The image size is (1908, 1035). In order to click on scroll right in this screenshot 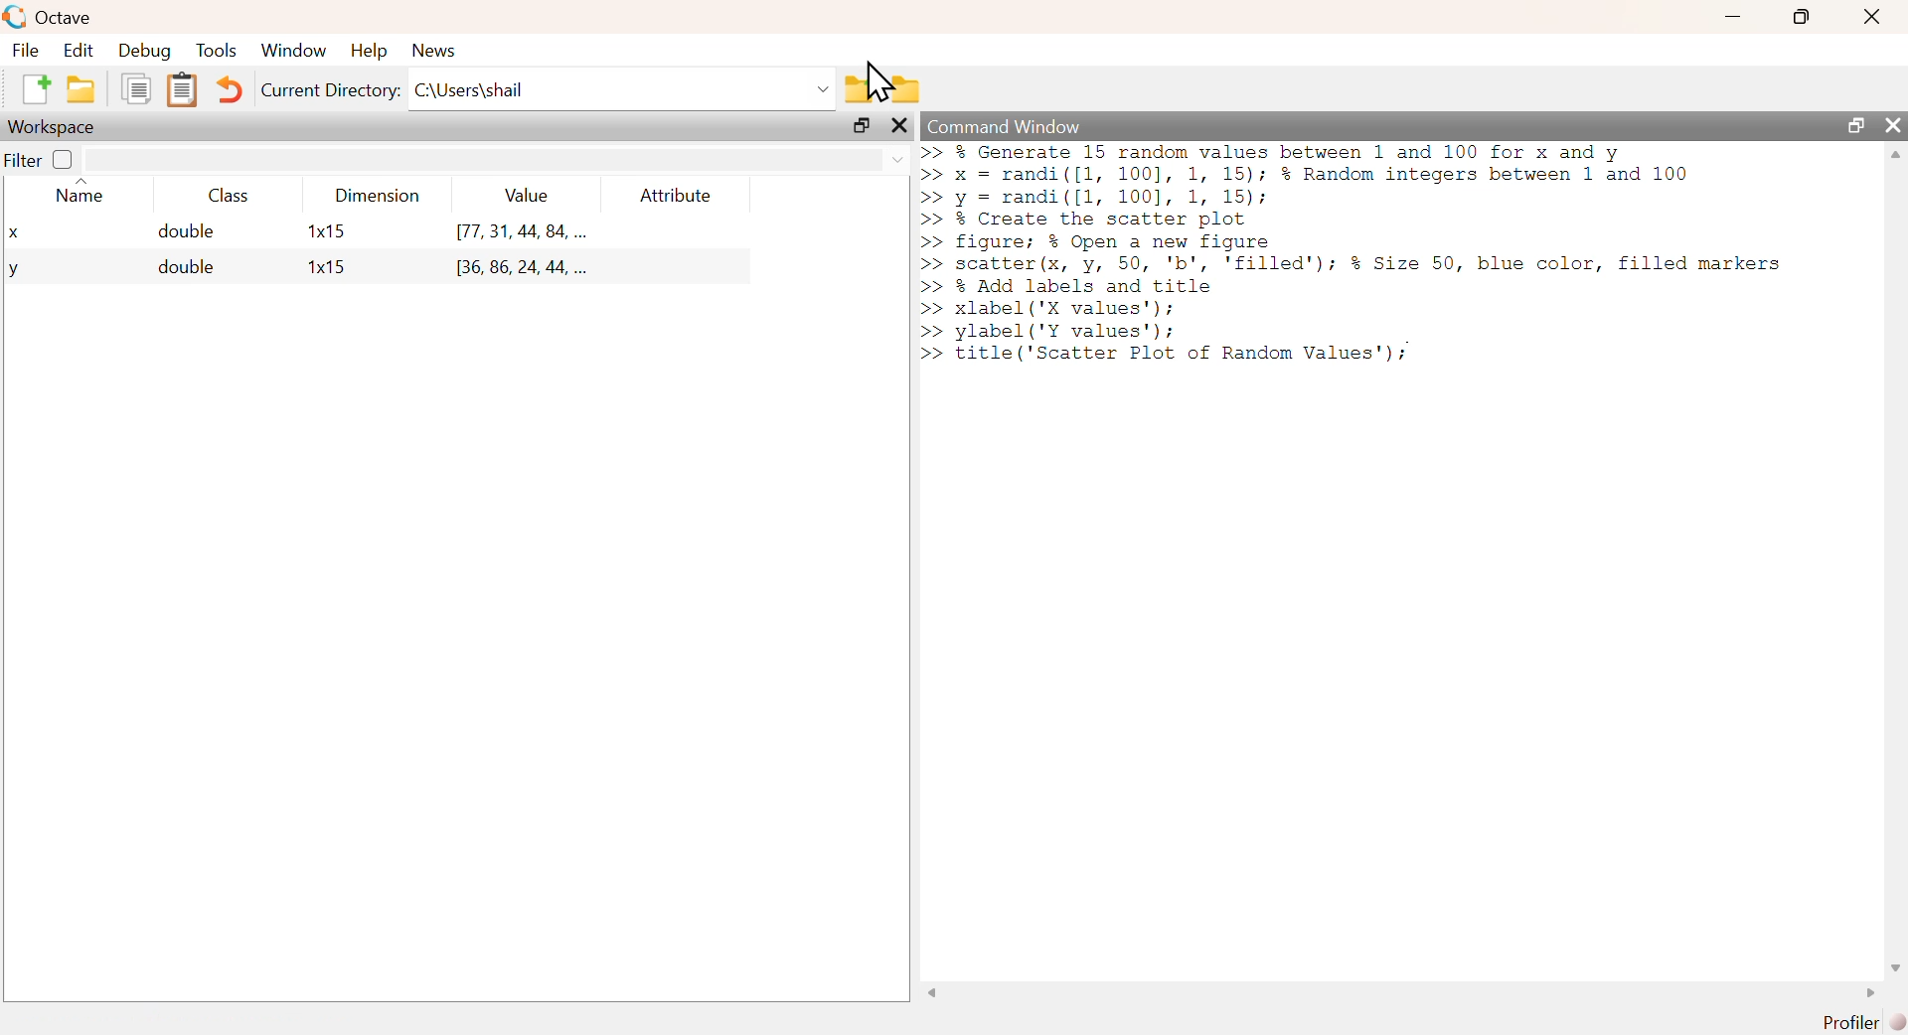, I will do `click(1870, 993)`.